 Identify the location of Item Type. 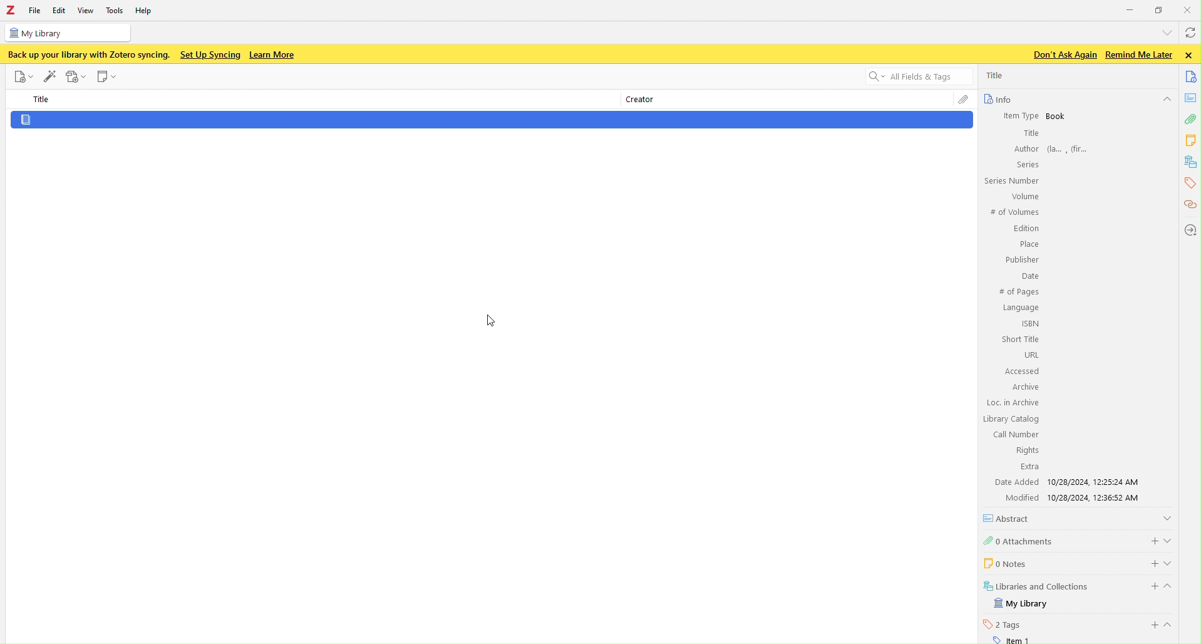
(1015, 115).